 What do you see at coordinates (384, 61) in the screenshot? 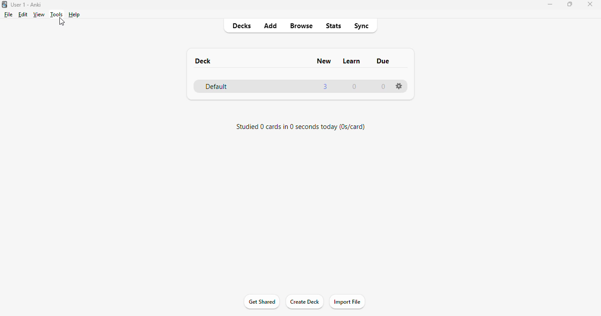
I see `due` at bounding box center [384, 61].